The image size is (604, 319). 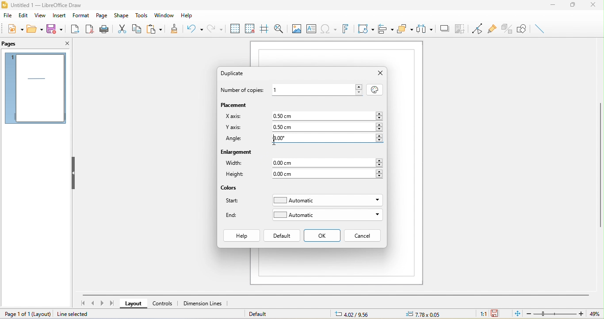 What do you see at coordinates (8, 15) in the screenshot?
I see `file` at bounding box center [8, 15].